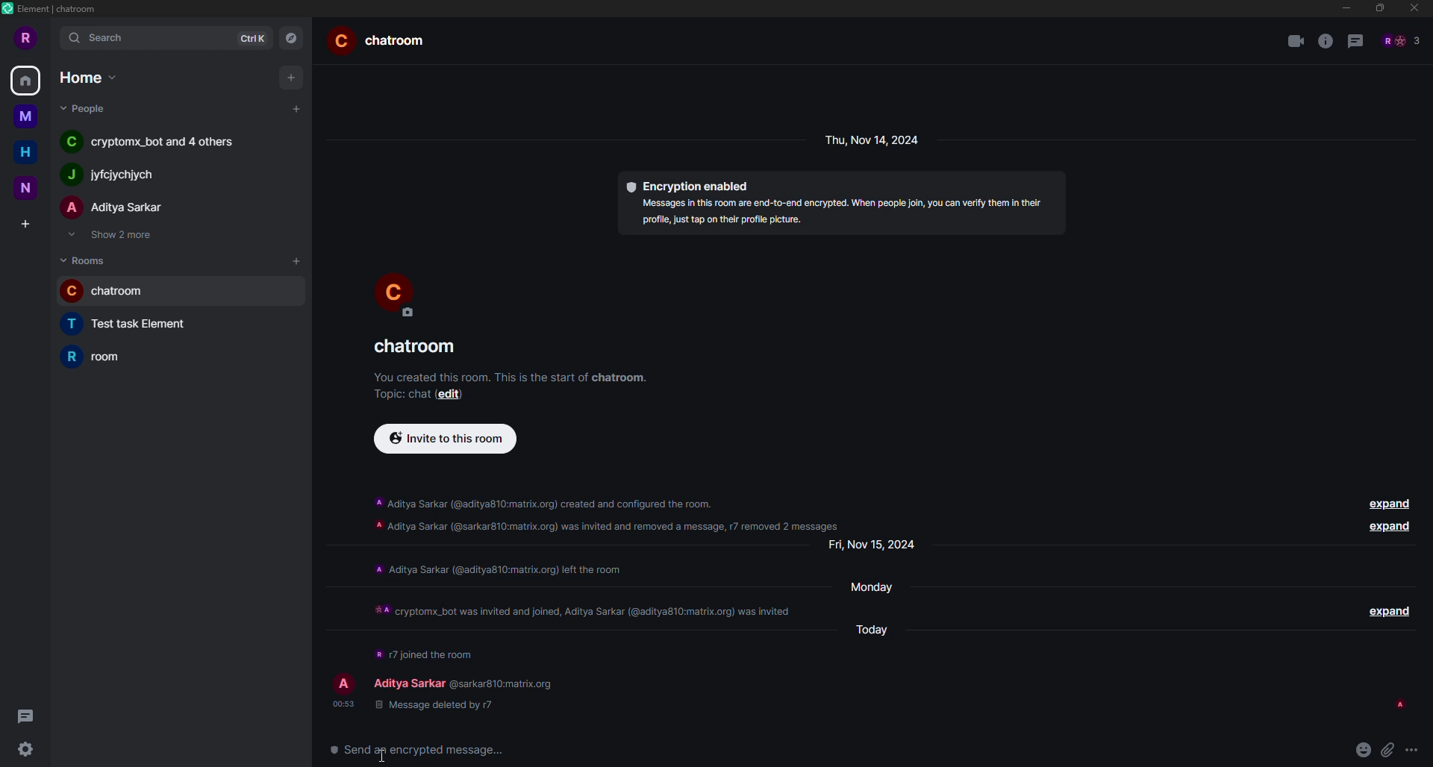 This screenshot has width=1433, height=767. What do you see at coordinates (1364, 748) in the screenshot?
I see `emoji` at bounding box center [1364, 748].